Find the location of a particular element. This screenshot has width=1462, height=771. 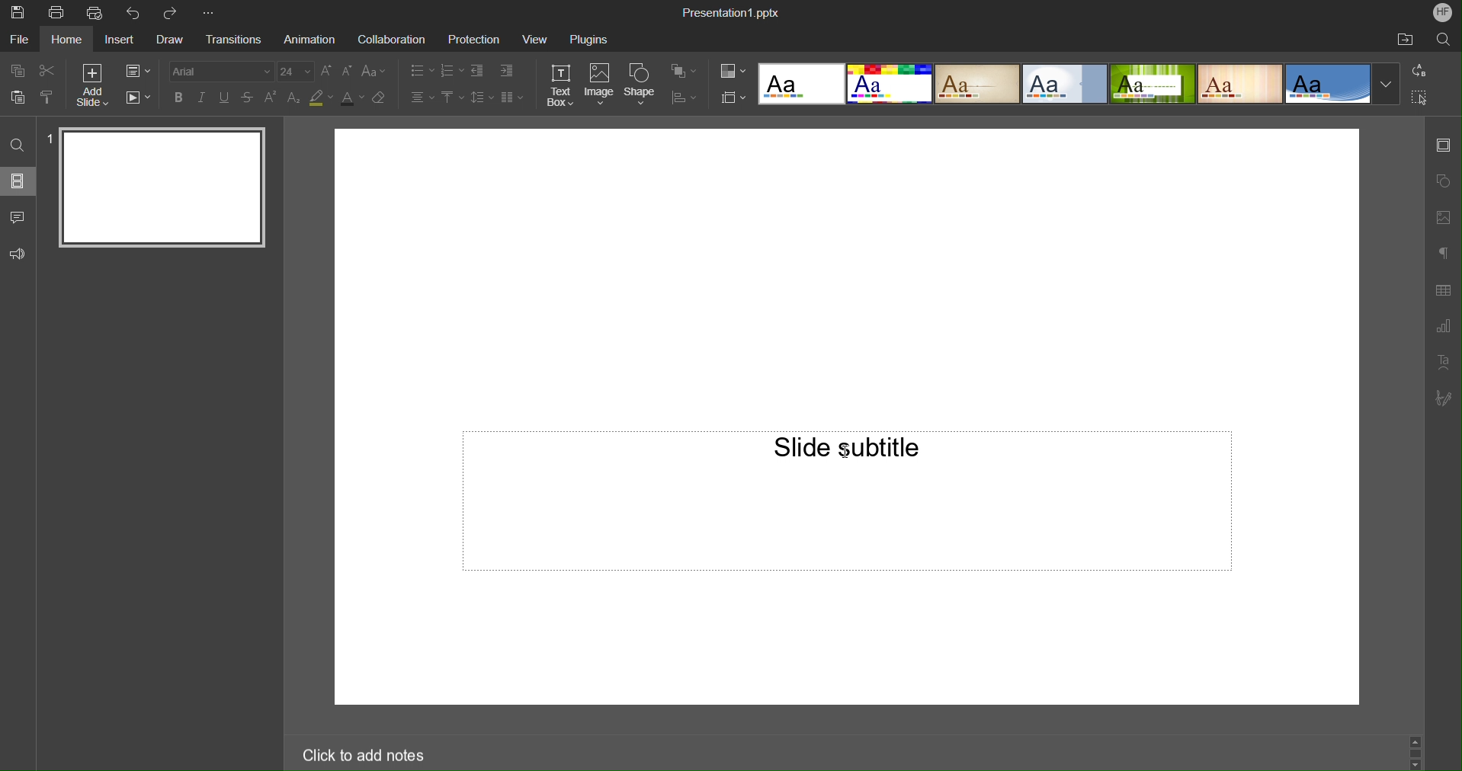

Text Art is located at coordinates (1444, 361).